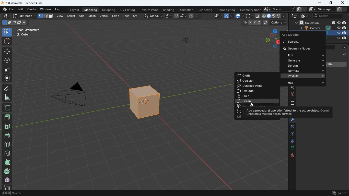  What do you see at coordinates (256, 96) in the screenshot?
I see `fluid` at bounding box center [256, 96].